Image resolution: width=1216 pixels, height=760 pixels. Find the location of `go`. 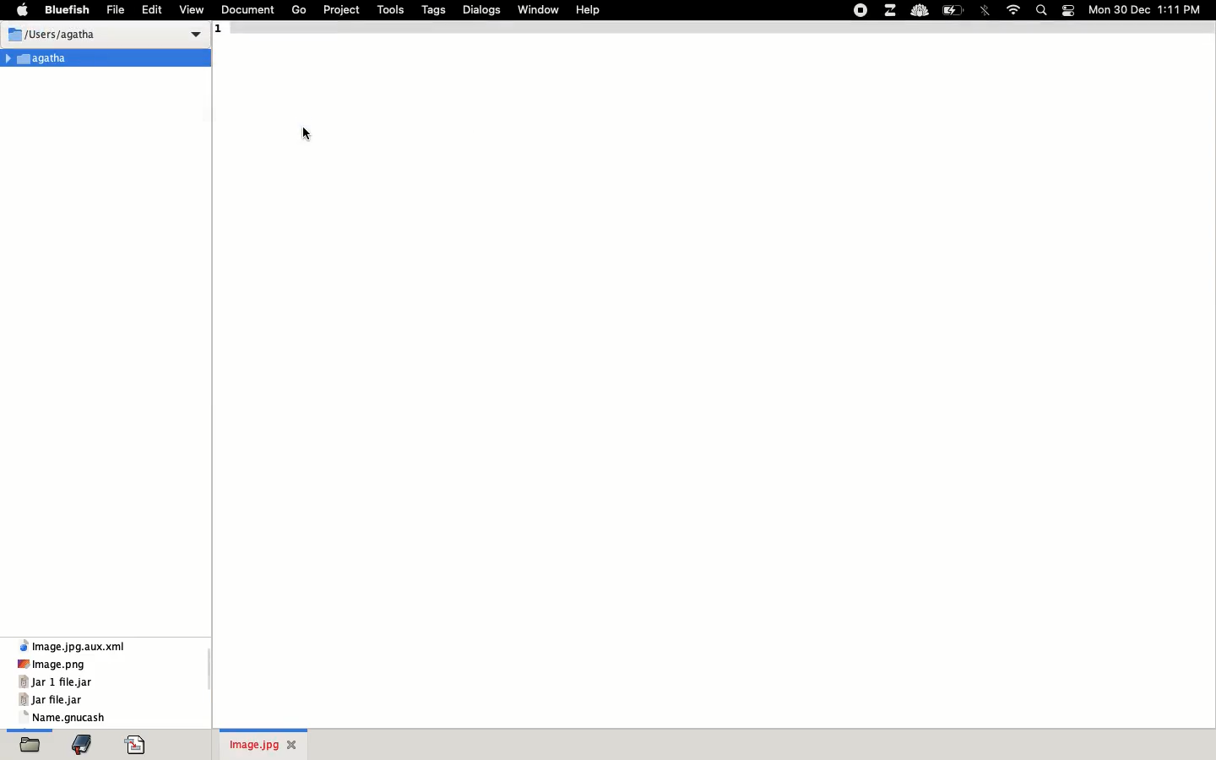

go is located at coordinates (301, 8).